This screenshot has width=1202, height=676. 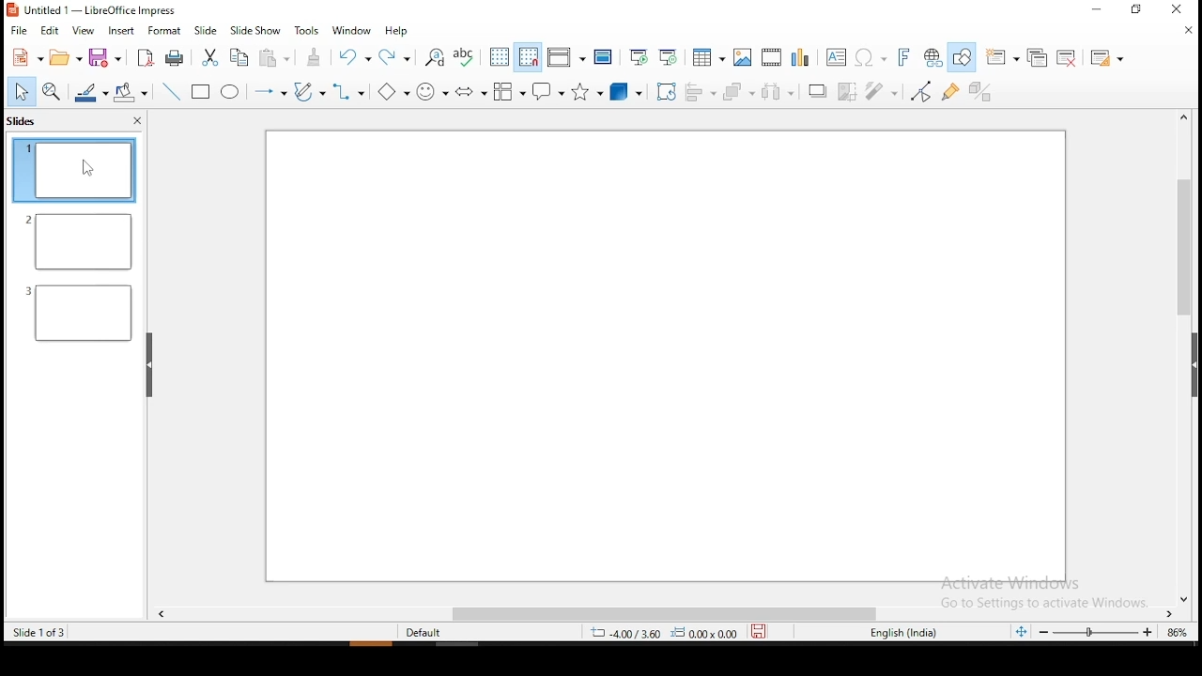 I want to click on save, so click(x=759, y=633).